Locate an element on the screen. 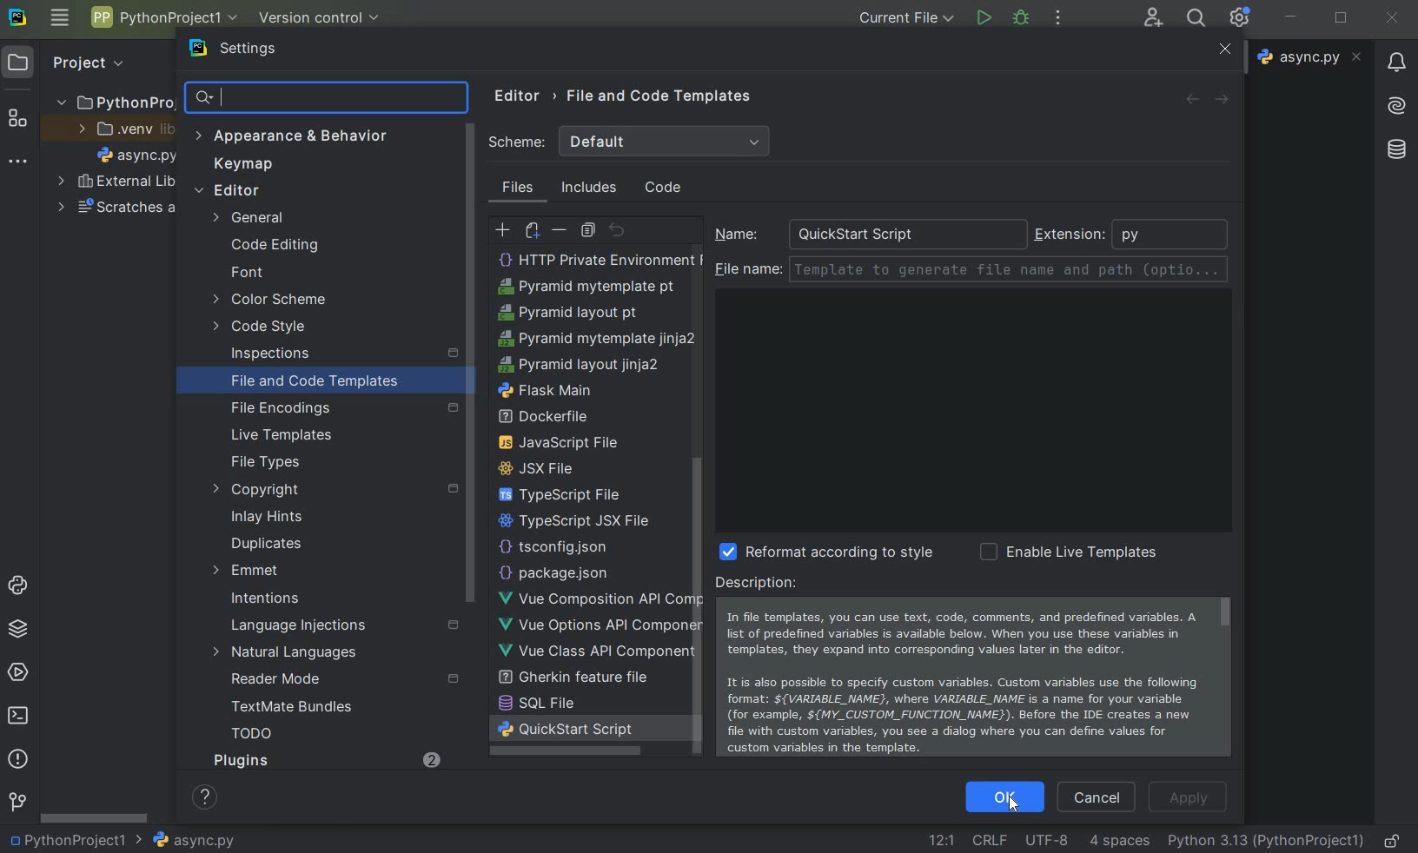 The width and height of the screenshot is (1418, 853). main menu is located at coordinates (61, 18).